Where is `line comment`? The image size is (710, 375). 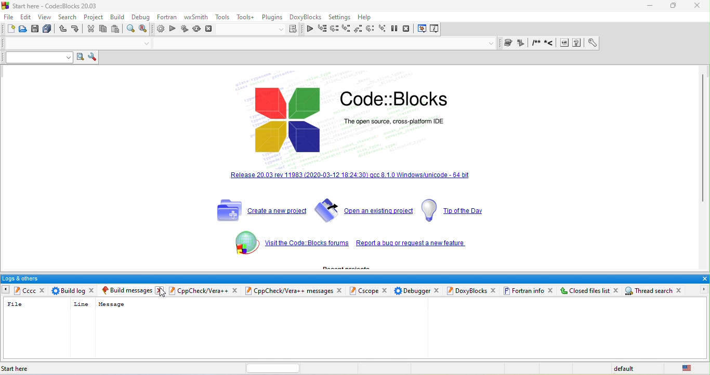 line comment is located at coordinates (550, 43).